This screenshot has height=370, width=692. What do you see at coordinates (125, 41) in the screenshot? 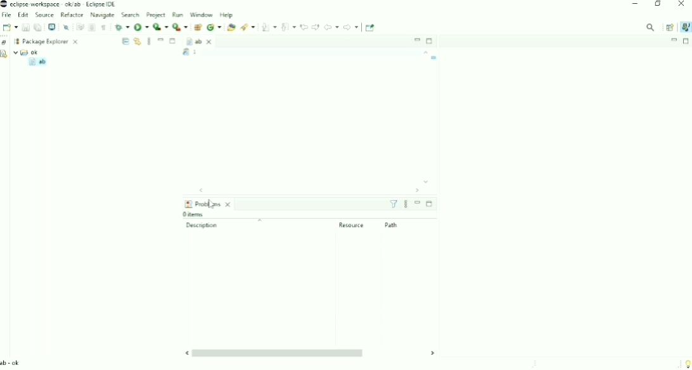
I see `Collapse All` at bounding box center [125, 41].